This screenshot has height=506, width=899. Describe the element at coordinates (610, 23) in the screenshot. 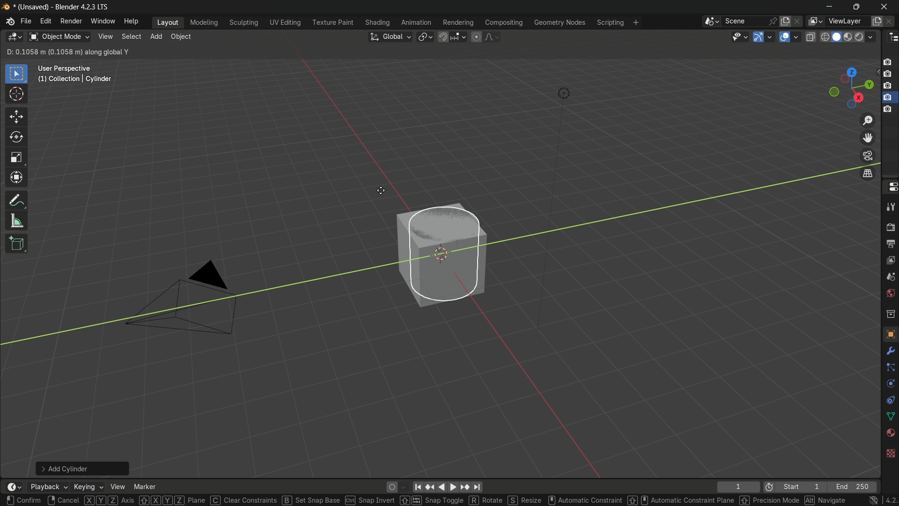

I see `scripting menu` at that location.